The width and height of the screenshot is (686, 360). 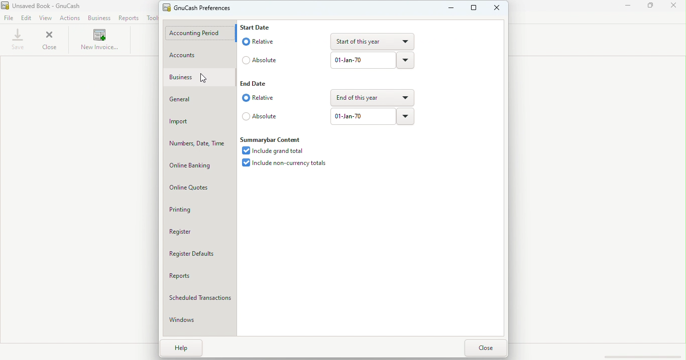 What do you see at coordinates (196, 143) in the screenshot?
I see `Numbers, date, time` at bounding box center [196, 143].